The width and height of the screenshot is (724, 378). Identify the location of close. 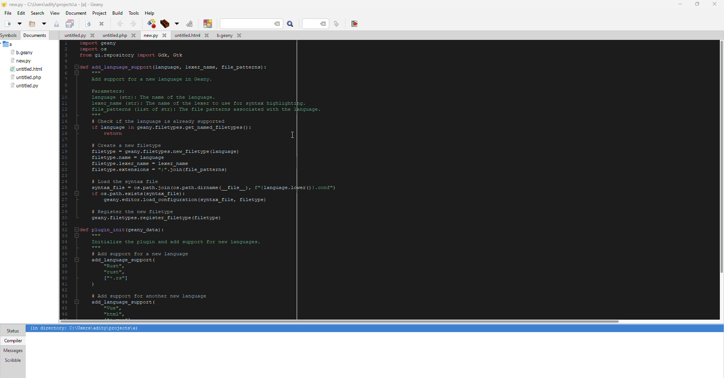
(102, 24).